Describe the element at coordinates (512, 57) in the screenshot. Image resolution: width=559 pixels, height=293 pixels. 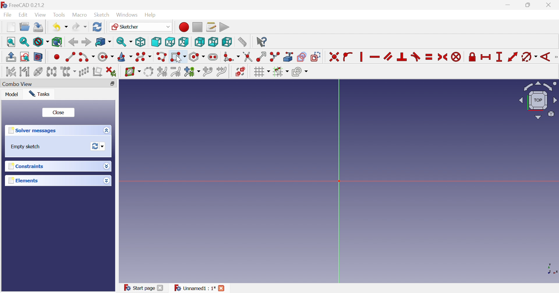
I see `Constrain distance` at that location.